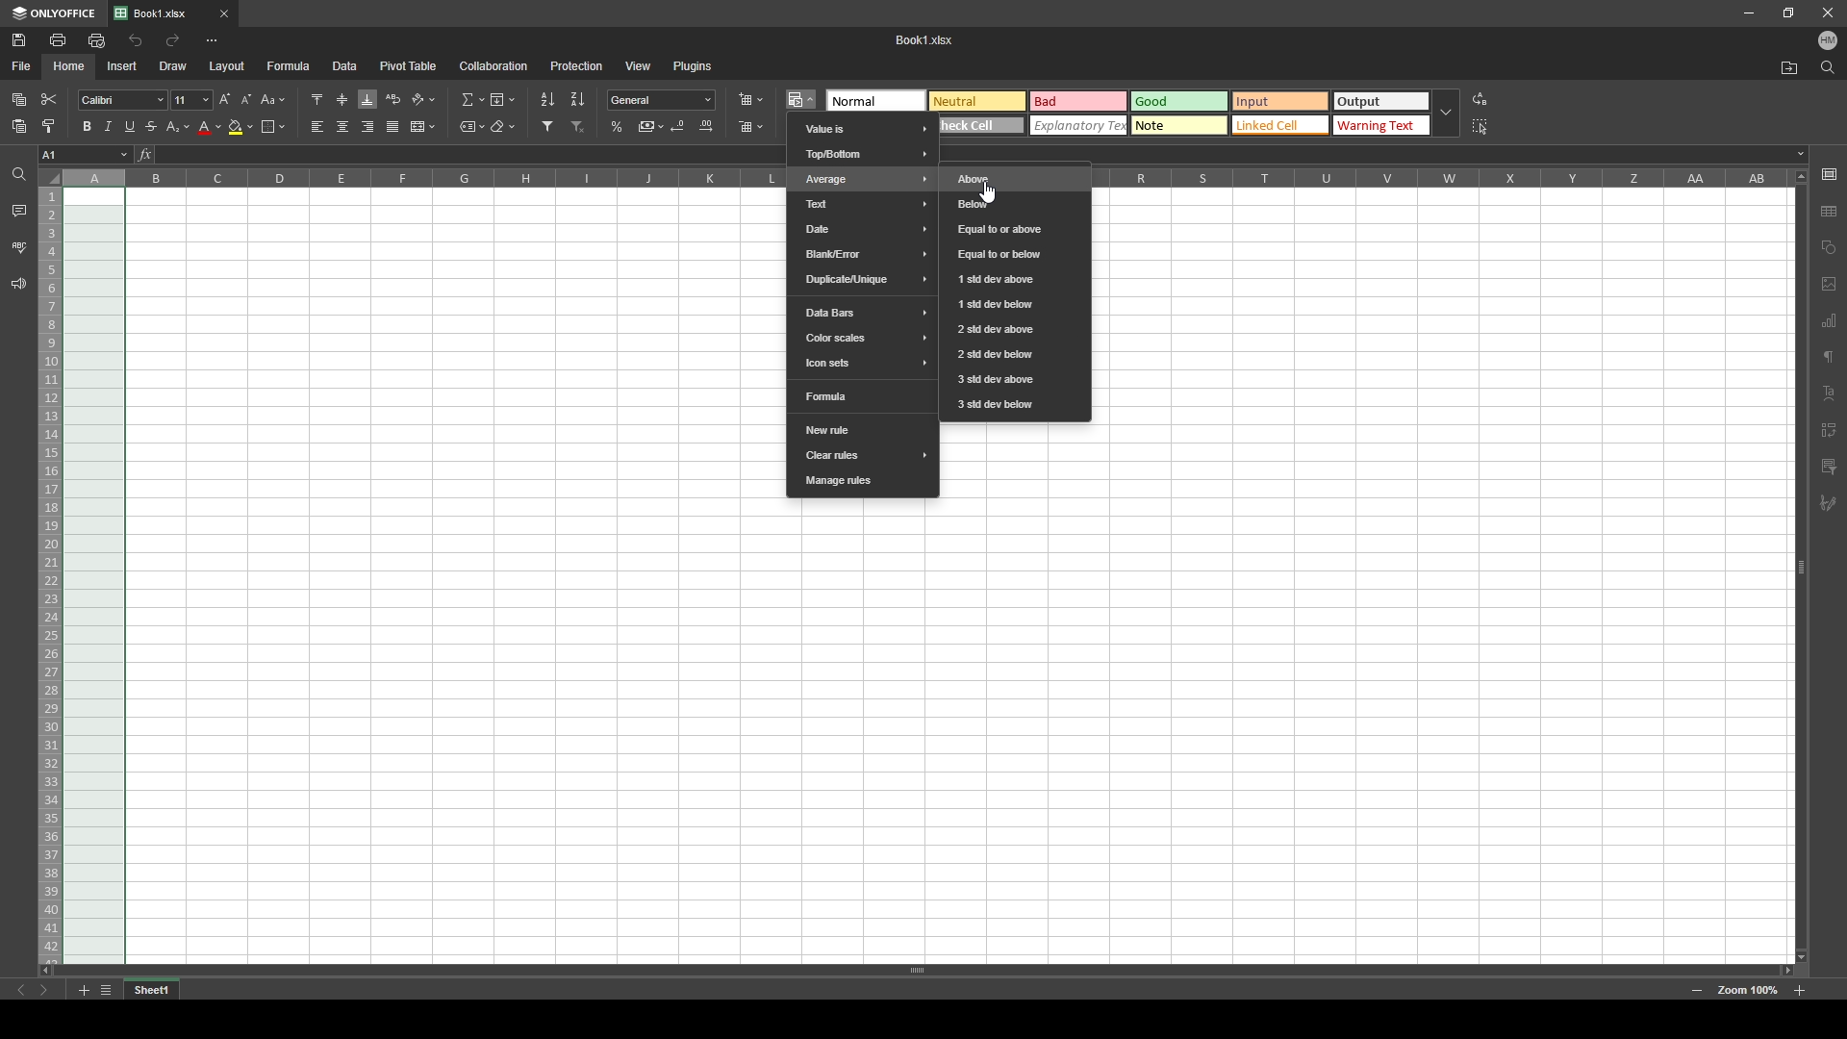 The image size is (1847, 1039). Describe the element at coordinates (1447, 114) in the screenshot. I see `drop down` at that location.